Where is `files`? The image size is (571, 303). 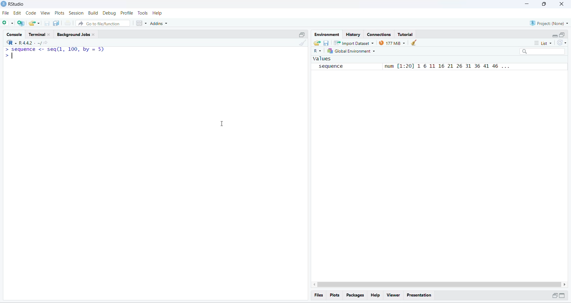 files is located at coordinates (319, 295).